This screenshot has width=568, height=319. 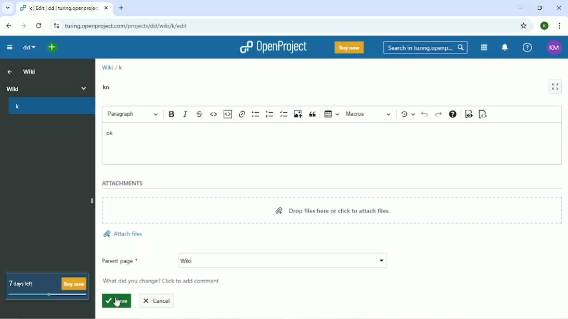 I want to click on Block quote, so click(x=312, y=114).